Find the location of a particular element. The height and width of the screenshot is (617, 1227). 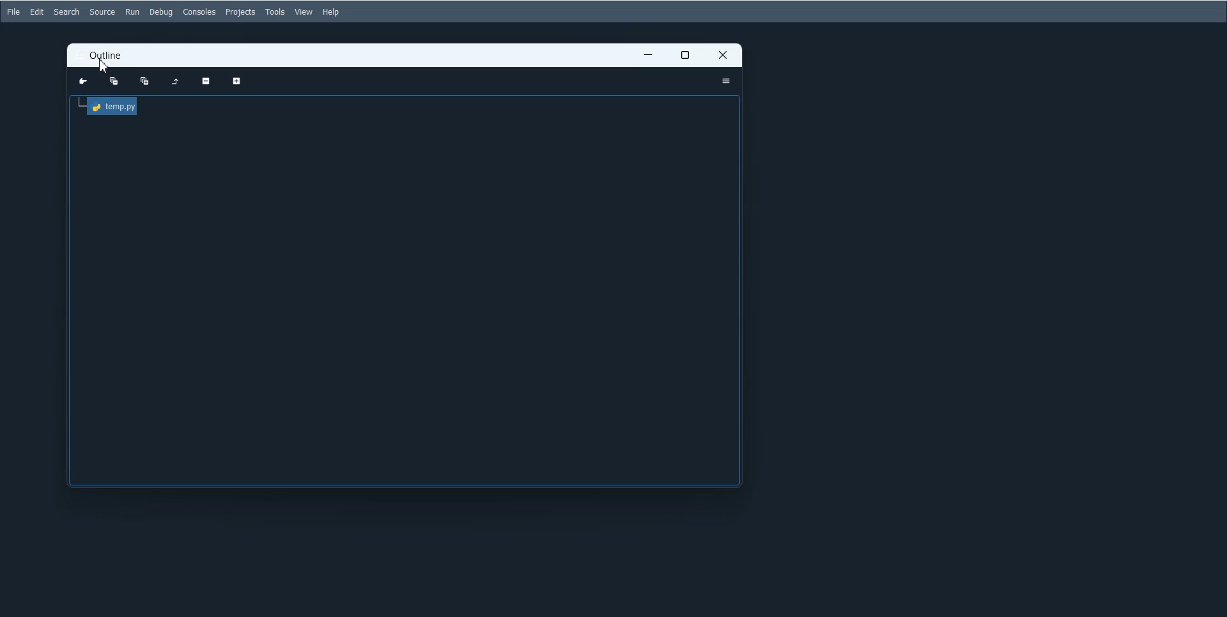

Expand section is located at coordinates (235, 82).